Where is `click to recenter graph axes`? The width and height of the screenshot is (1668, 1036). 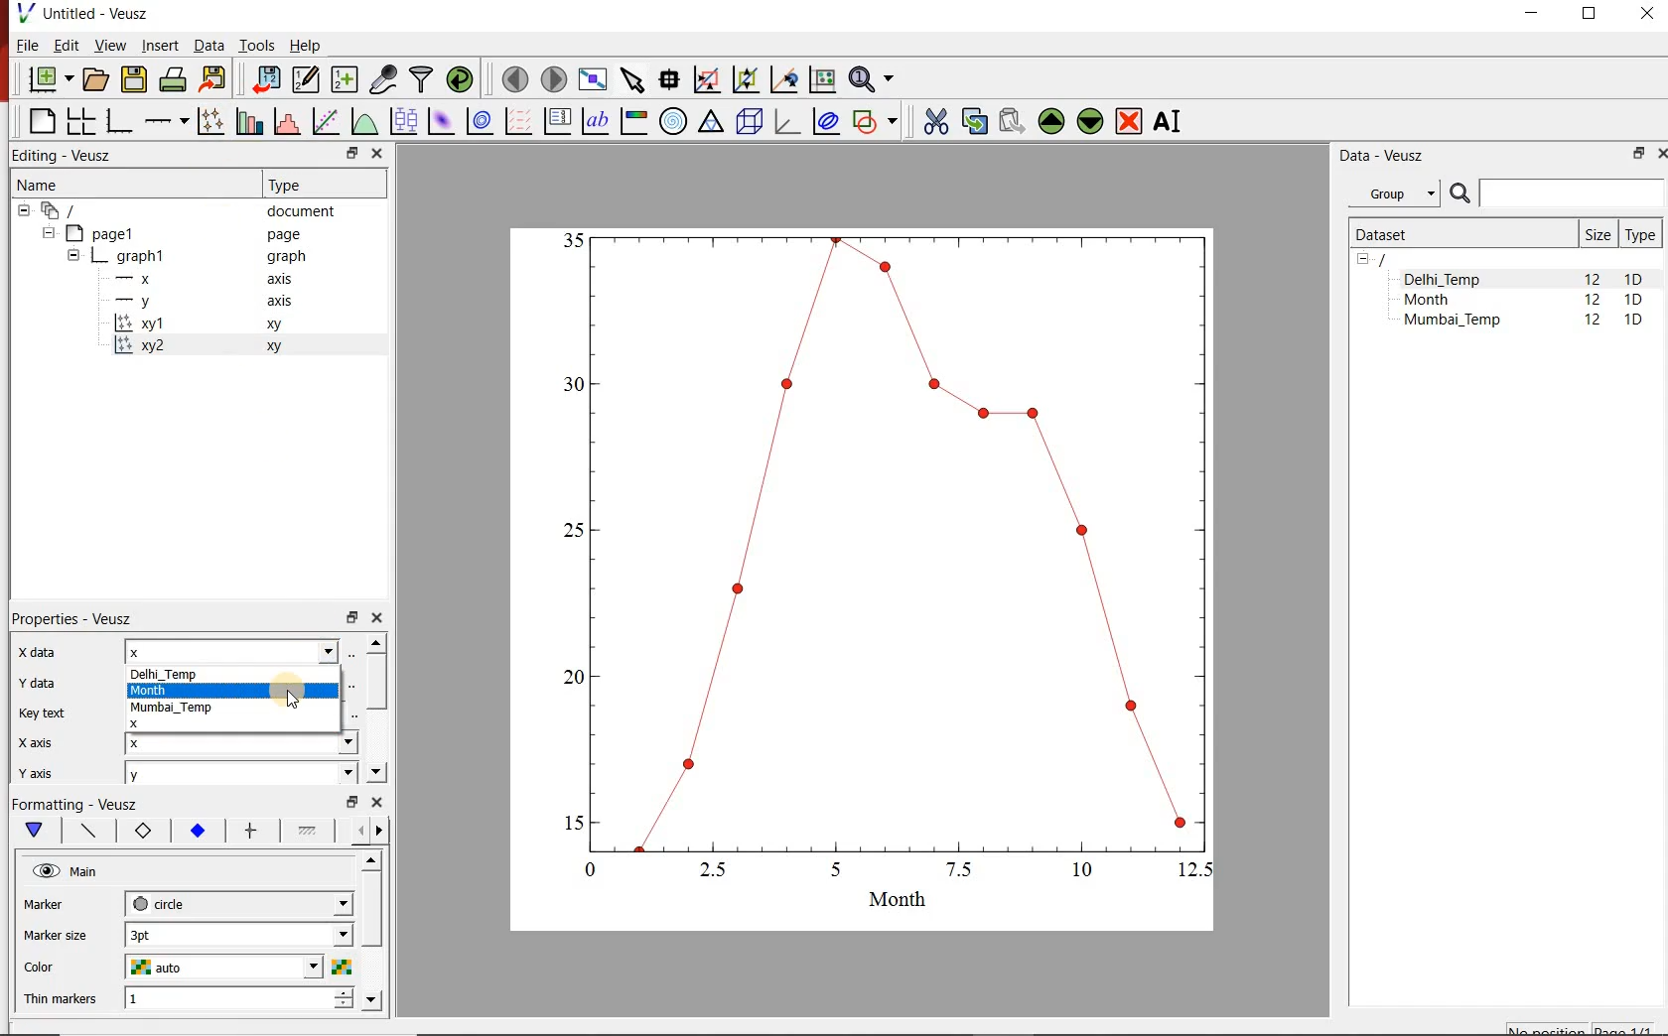 click to recenter graph axes is located at coordinates (783, 80).